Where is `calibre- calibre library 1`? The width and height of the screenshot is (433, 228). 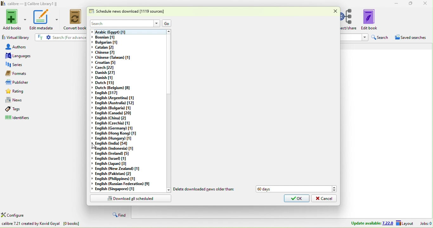 calibre- calibre library 1 is located at coordinates (33, 4).